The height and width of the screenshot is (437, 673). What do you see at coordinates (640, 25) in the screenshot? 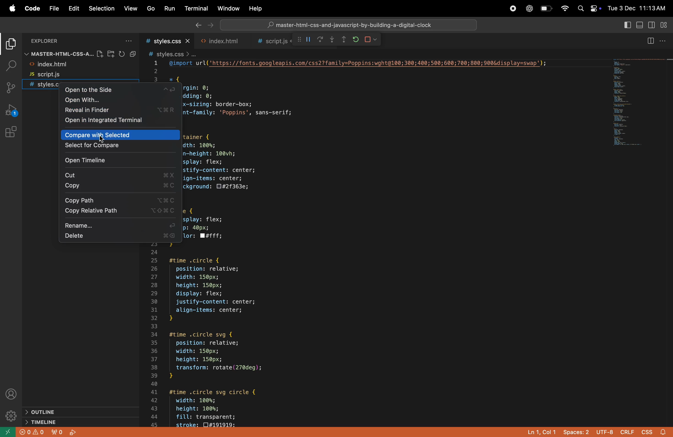
I see `toggle panel` at bounding box center [640, 25].